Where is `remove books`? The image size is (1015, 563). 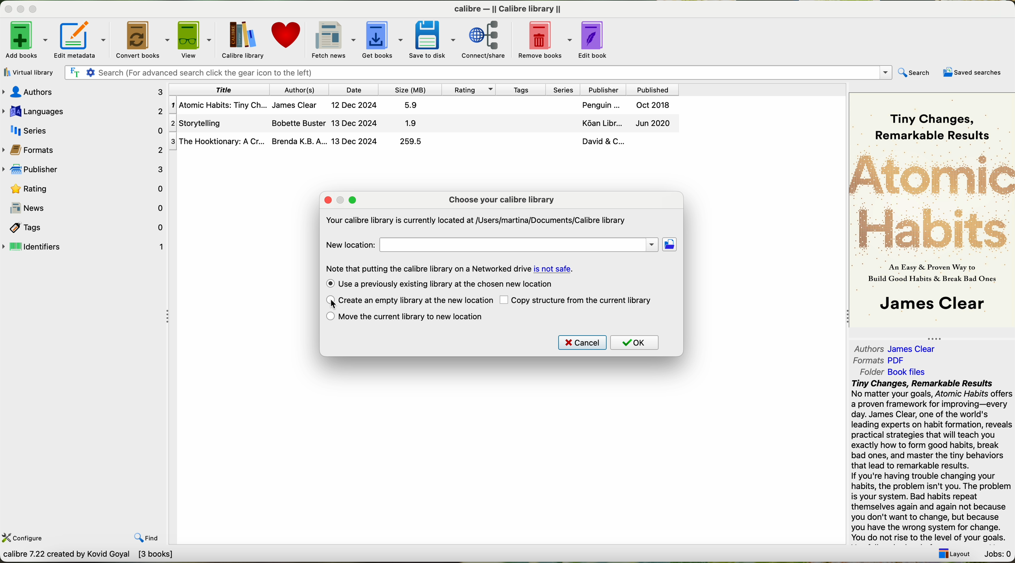
remove books is located at coordinates (547, 39).